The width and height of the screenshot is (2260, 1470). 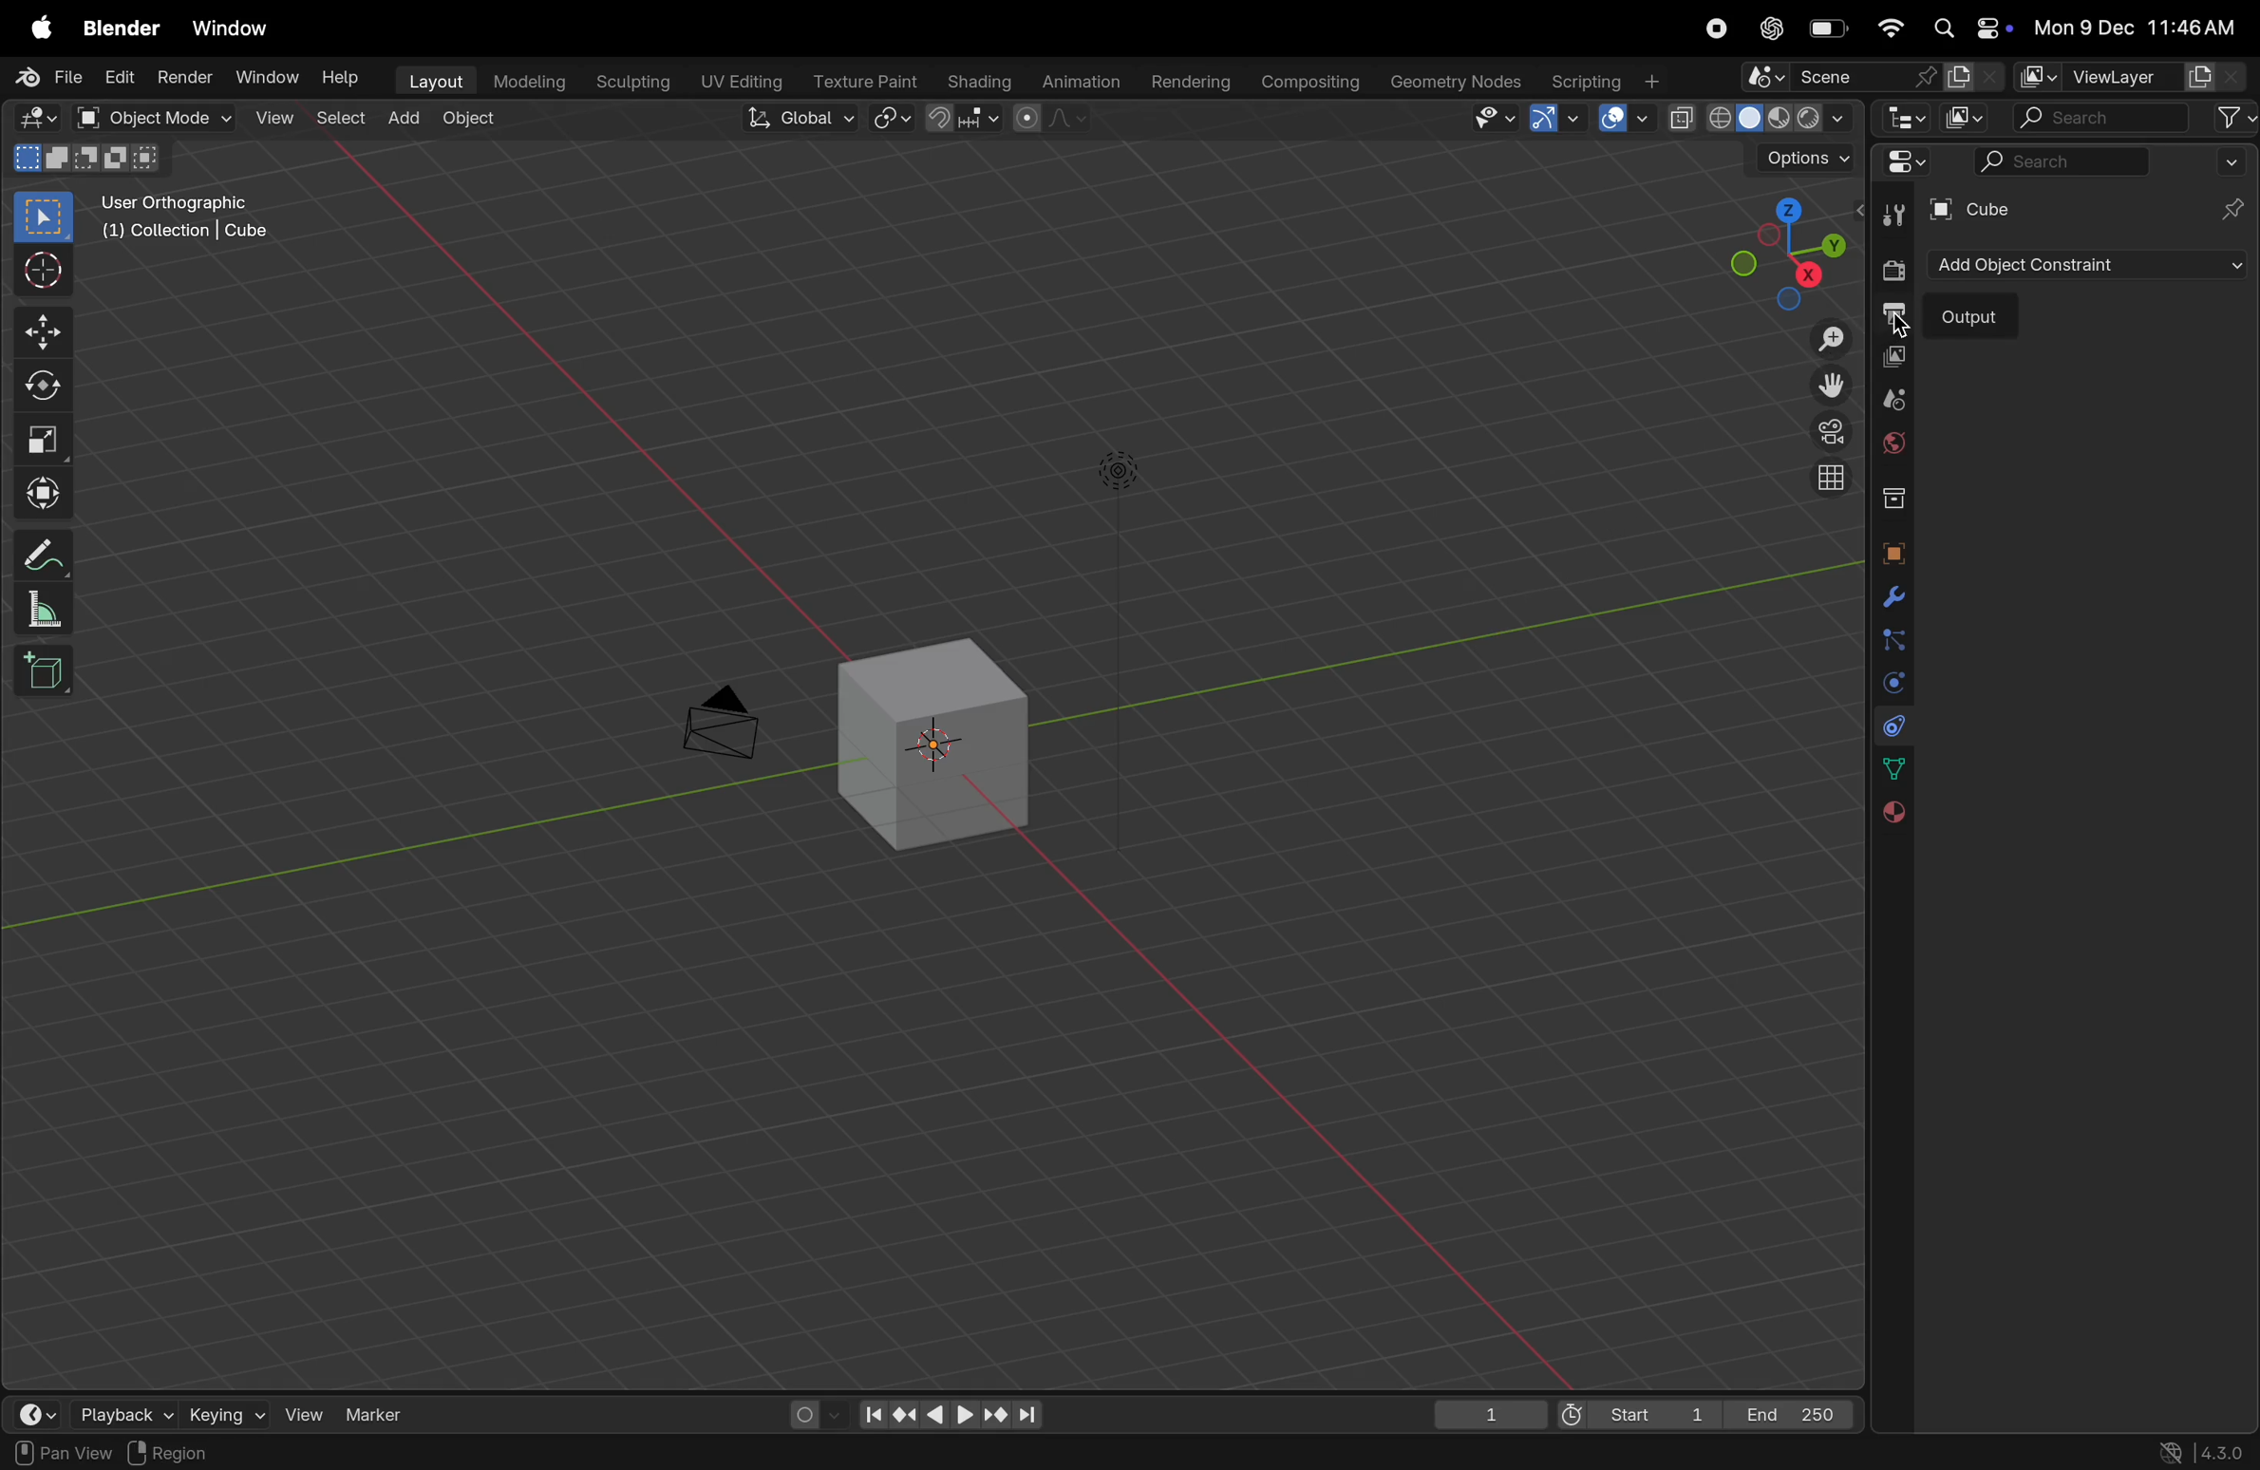 What do you see at coordinates (1891, 595) in the screenshot?
I see `modifiers` at bounding box center [1891, 595].